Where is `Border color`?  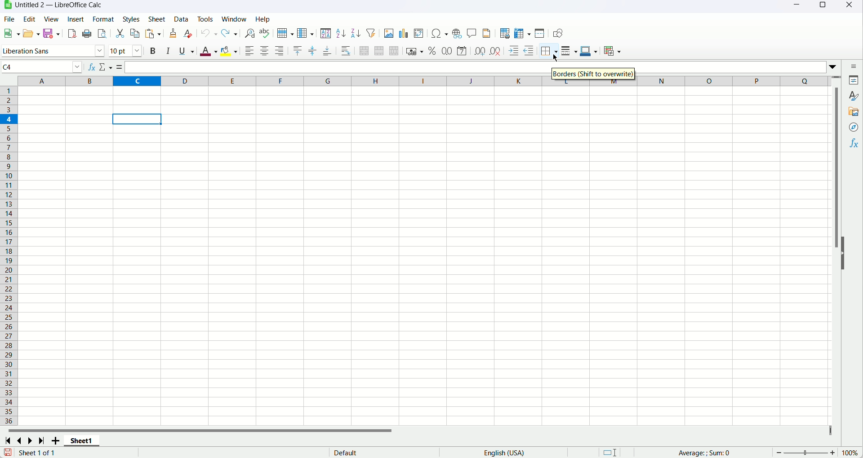
Border color is located at coordinates (588, 51).